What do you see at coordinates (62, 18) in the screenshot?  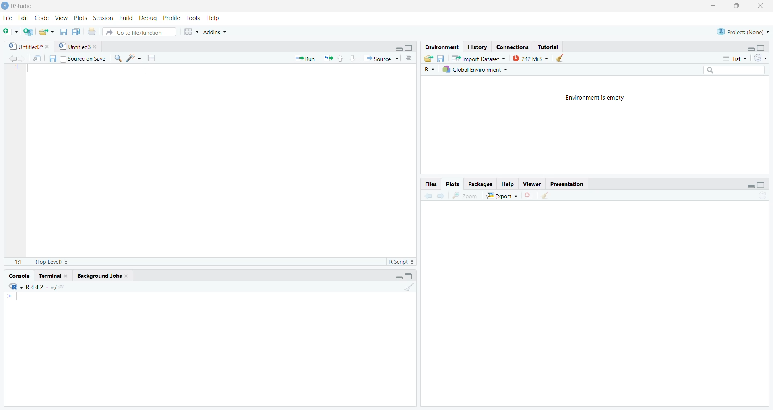 I see `View` at bounding box center [62, 18].